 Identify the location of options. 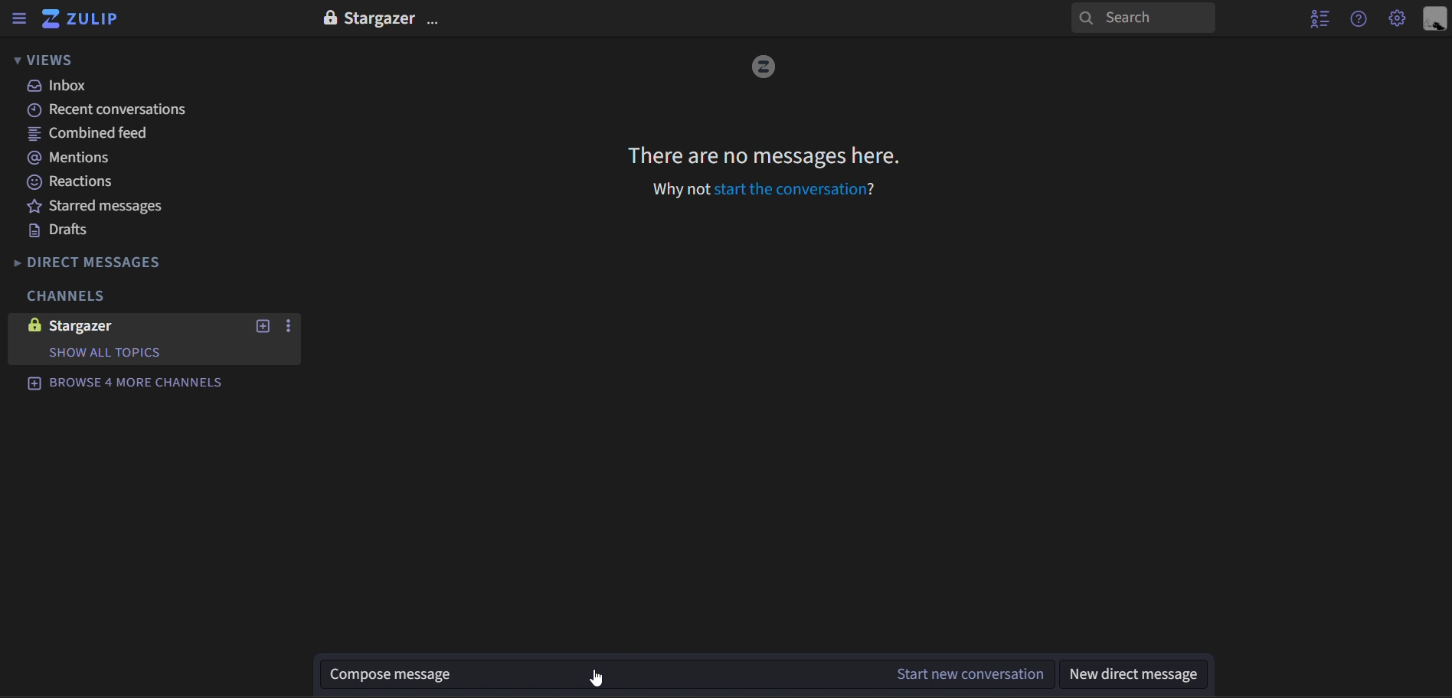
(286, 327).